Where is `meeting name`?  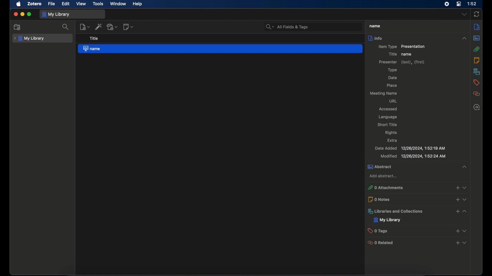
meeting name is located at coordinates (384, 93).